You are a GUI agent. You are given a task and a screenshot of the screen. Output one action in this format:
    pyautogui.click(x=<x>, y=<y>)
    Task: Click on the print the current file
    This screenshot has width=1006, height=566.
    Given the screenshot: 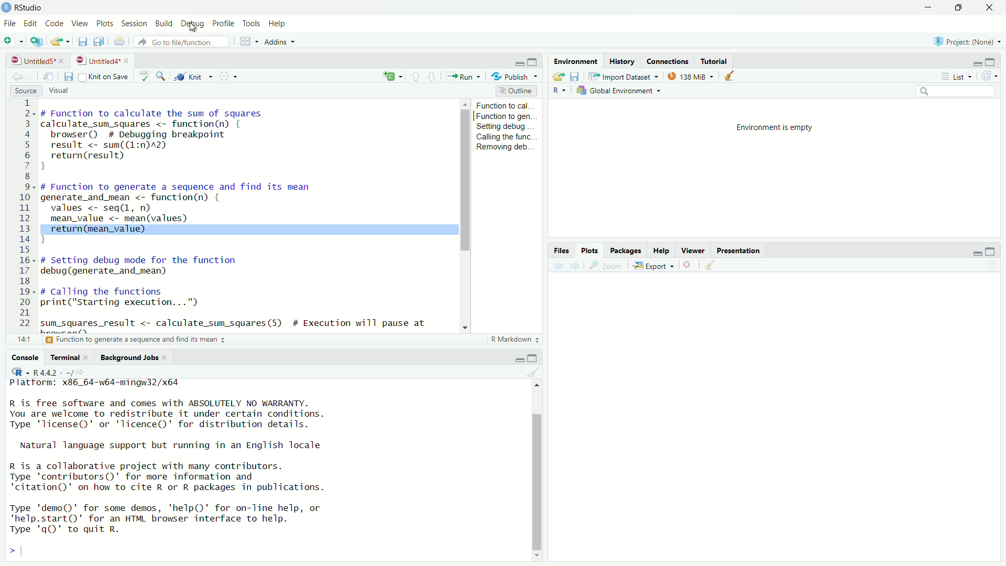 What is the action you would take?
    pyautogui.click(x=121, y=41)
    